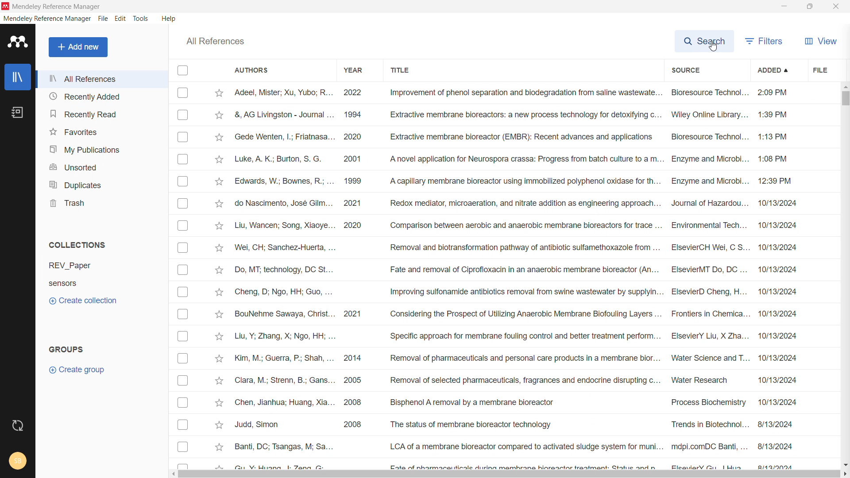  What do you see at coordinates (218, 402) in the screenshot?
I see `Add to favorites` at bounding box center [218, 402].